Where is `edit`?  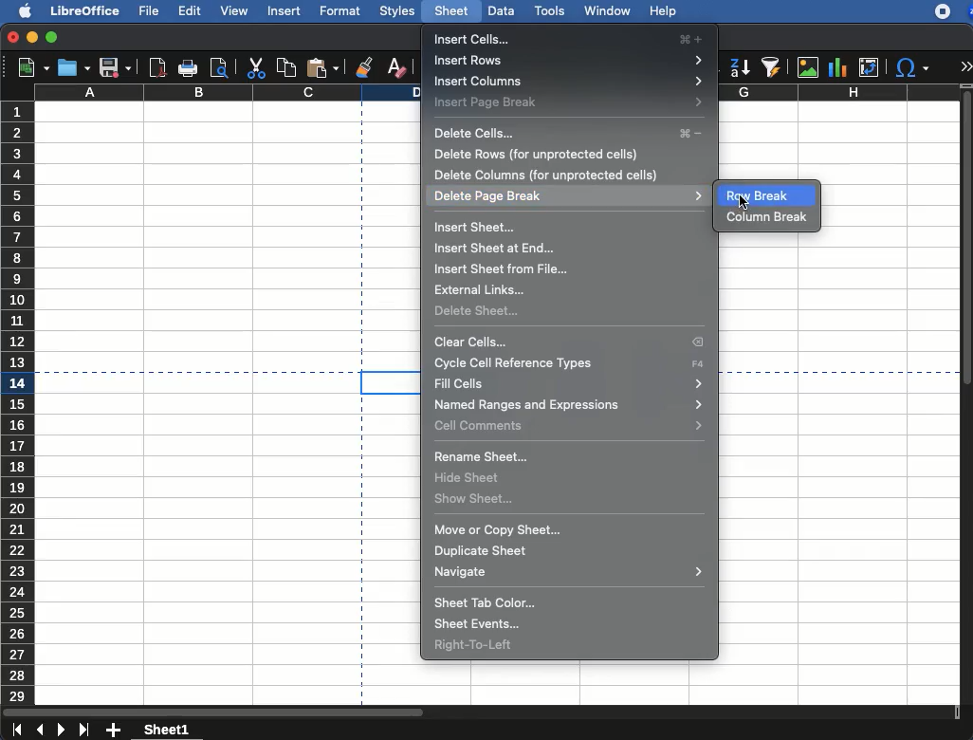
edit is located at coordinates (189, 11).